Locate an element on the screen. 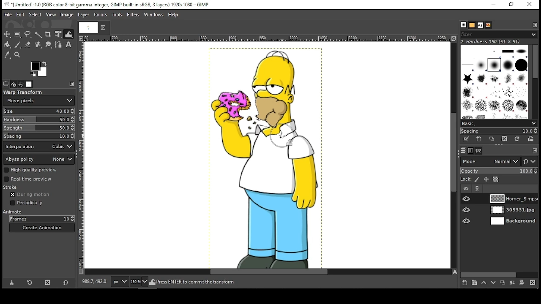 The height and width of the screenshot is (304, 541). lock alpha channel is located at coordinates (495, 179).